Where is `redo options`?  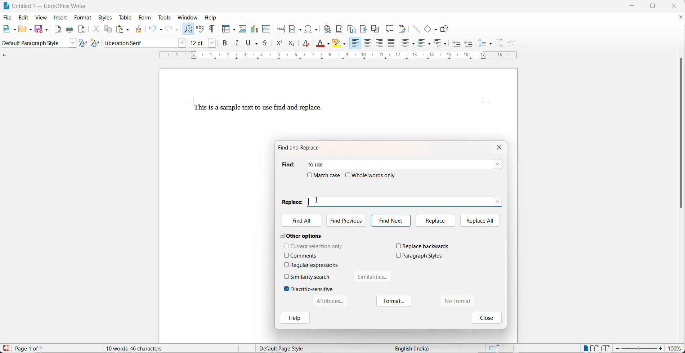
redo options is located at coordinates (177, 30).